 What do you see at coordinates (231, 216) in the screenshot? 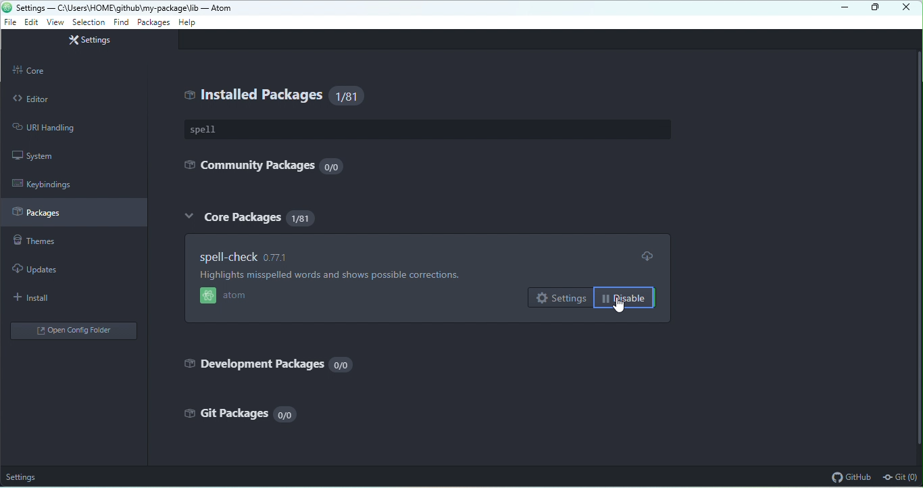
I see `core packages` at bounding box center [231, 216].